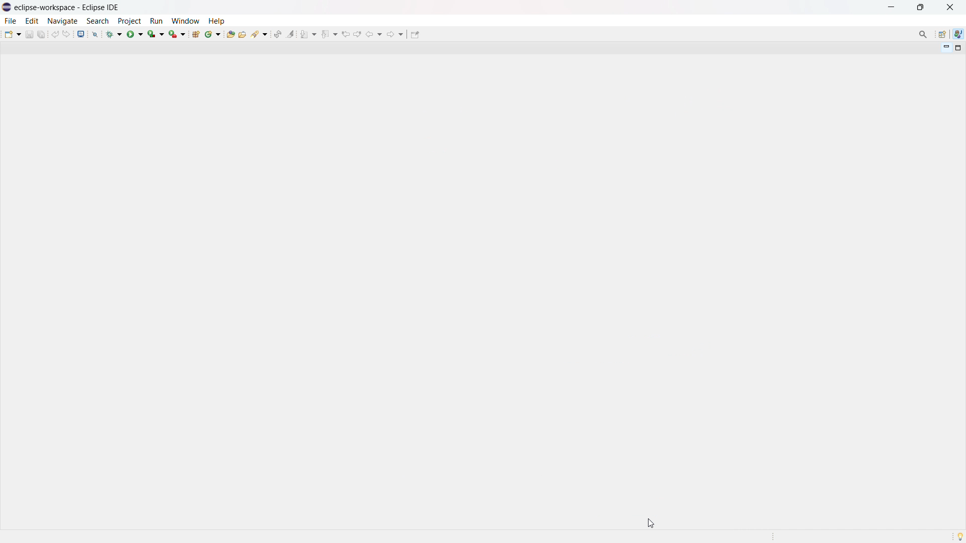 The width and height of the screenshot is (966, 543). I want to click on undo, so click(55, 34).